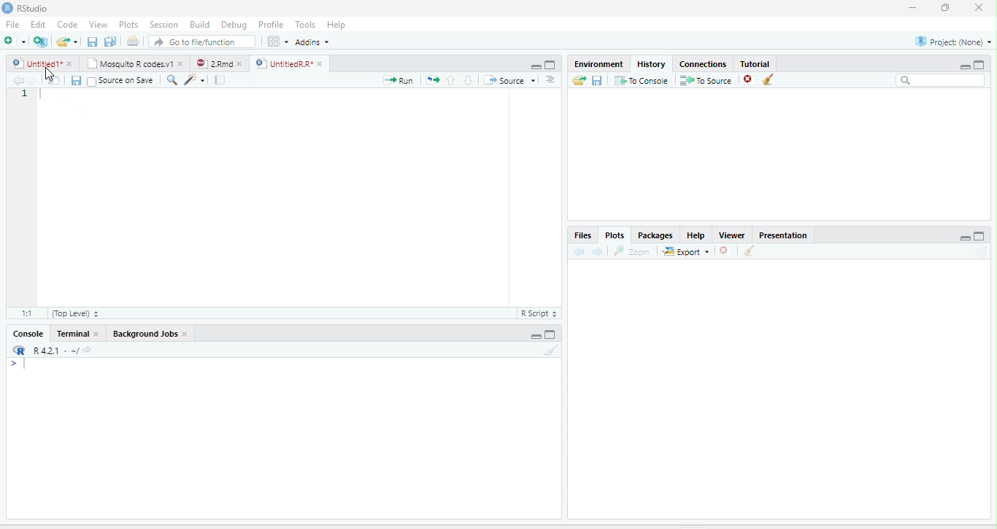 The height and width of the screenshot is (529, 997). Describe the element at coordinates (172, 80) in the screenshot. I see `Find/Replace` at that location.